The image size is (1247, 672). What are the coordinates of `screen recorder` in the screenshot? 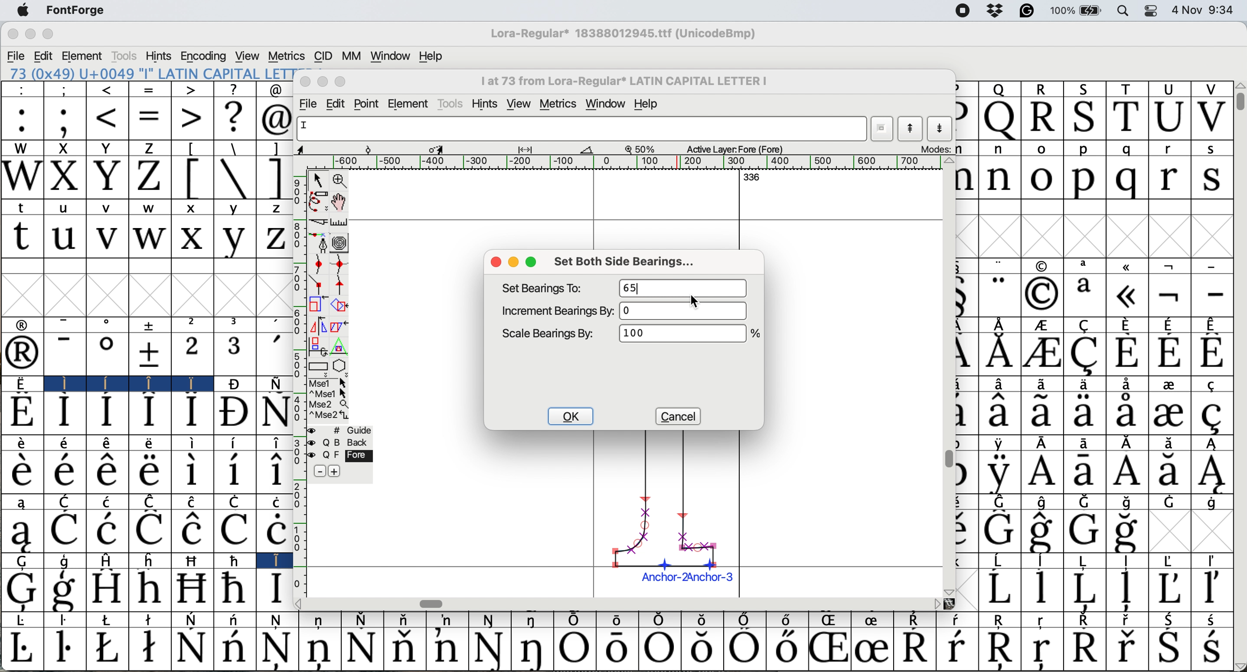 It's located at (962, 12).